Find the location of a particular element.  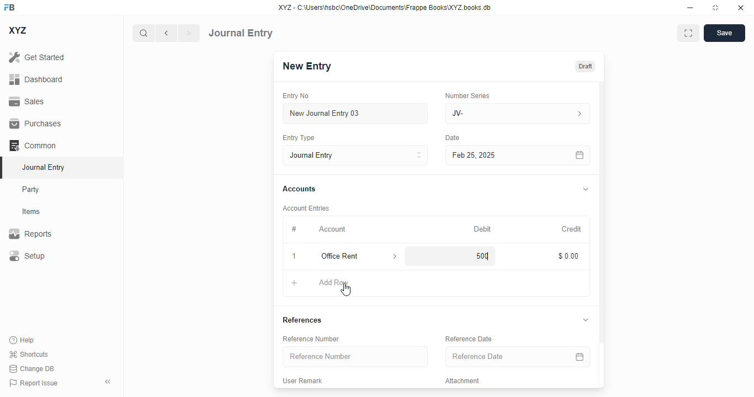

JV- is located at coordinates (493, 114).